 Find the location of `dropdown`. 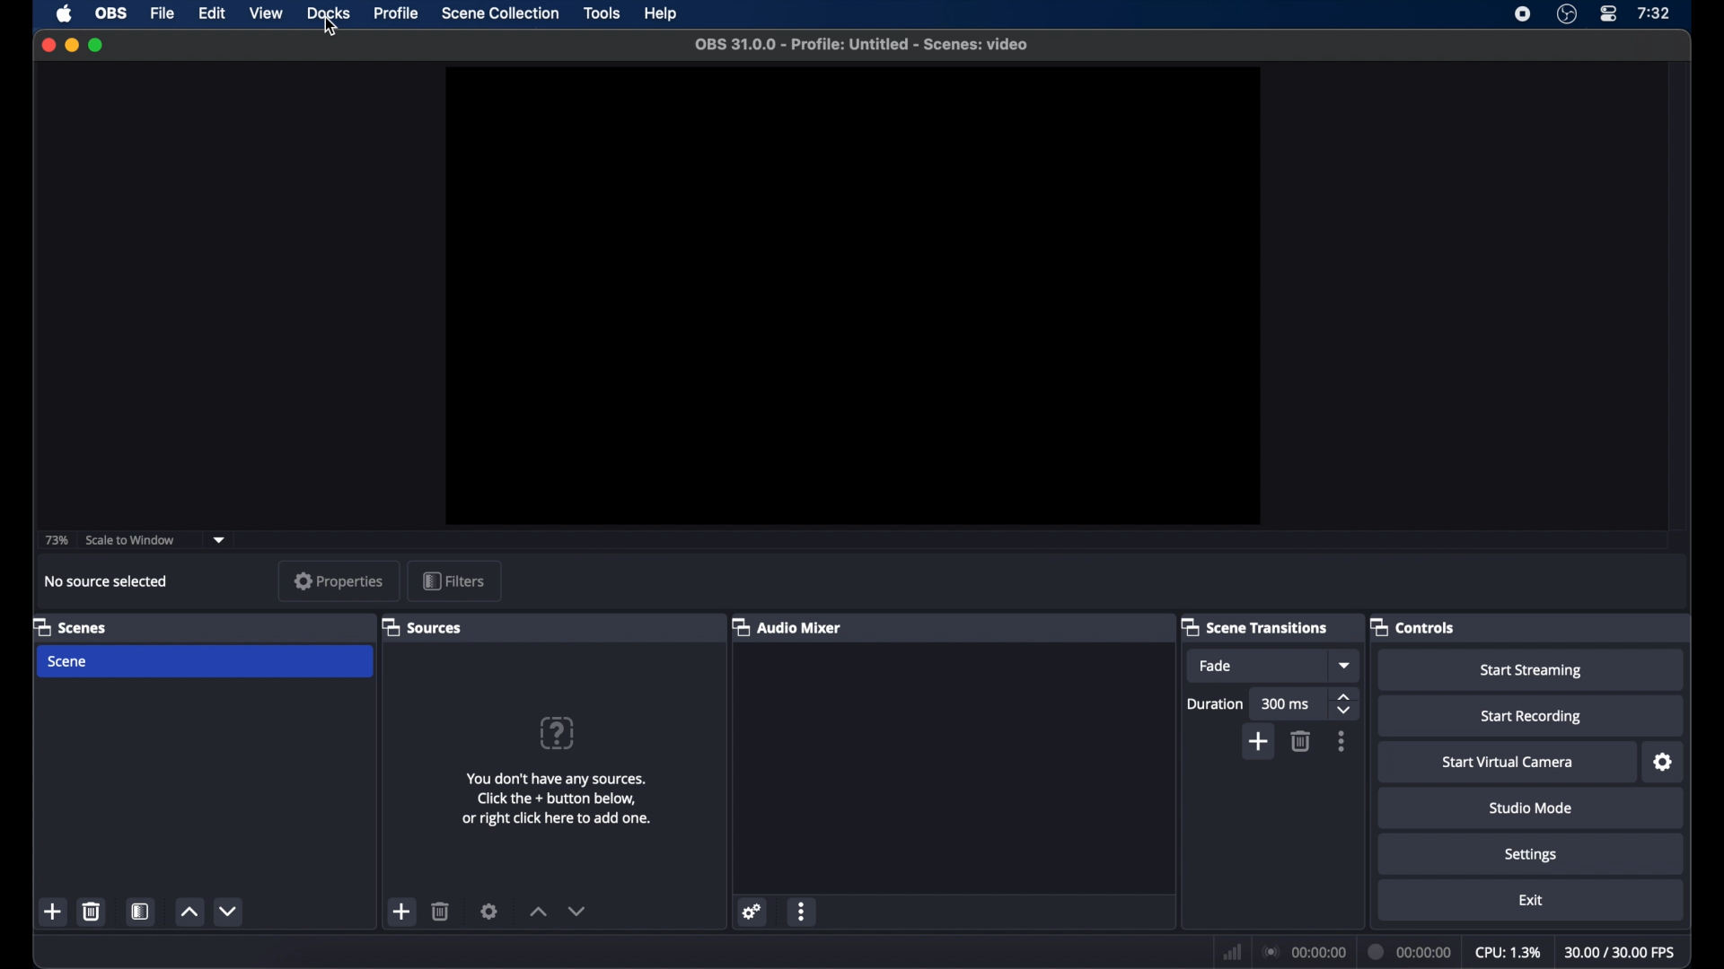

dropdown is located at coordinates (223, 538).